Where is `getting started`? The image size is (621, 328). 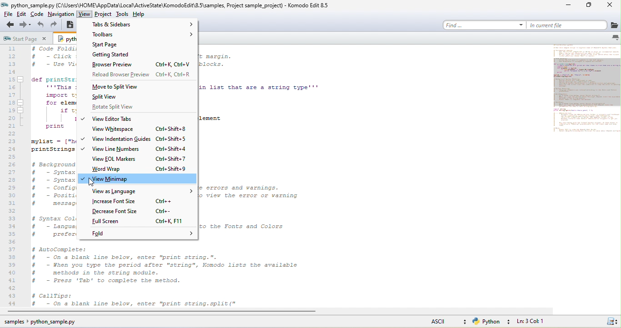 getting started is located at coordinates (118, 54).